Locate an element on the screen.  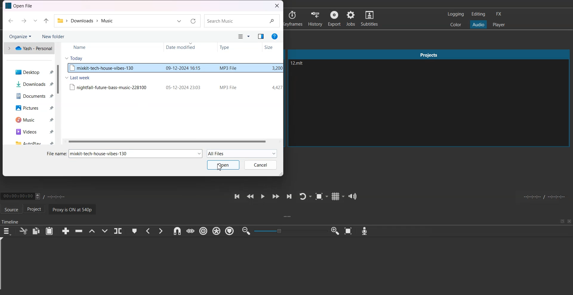
Switch to the Editing layout is located at coordinates (478, 14).